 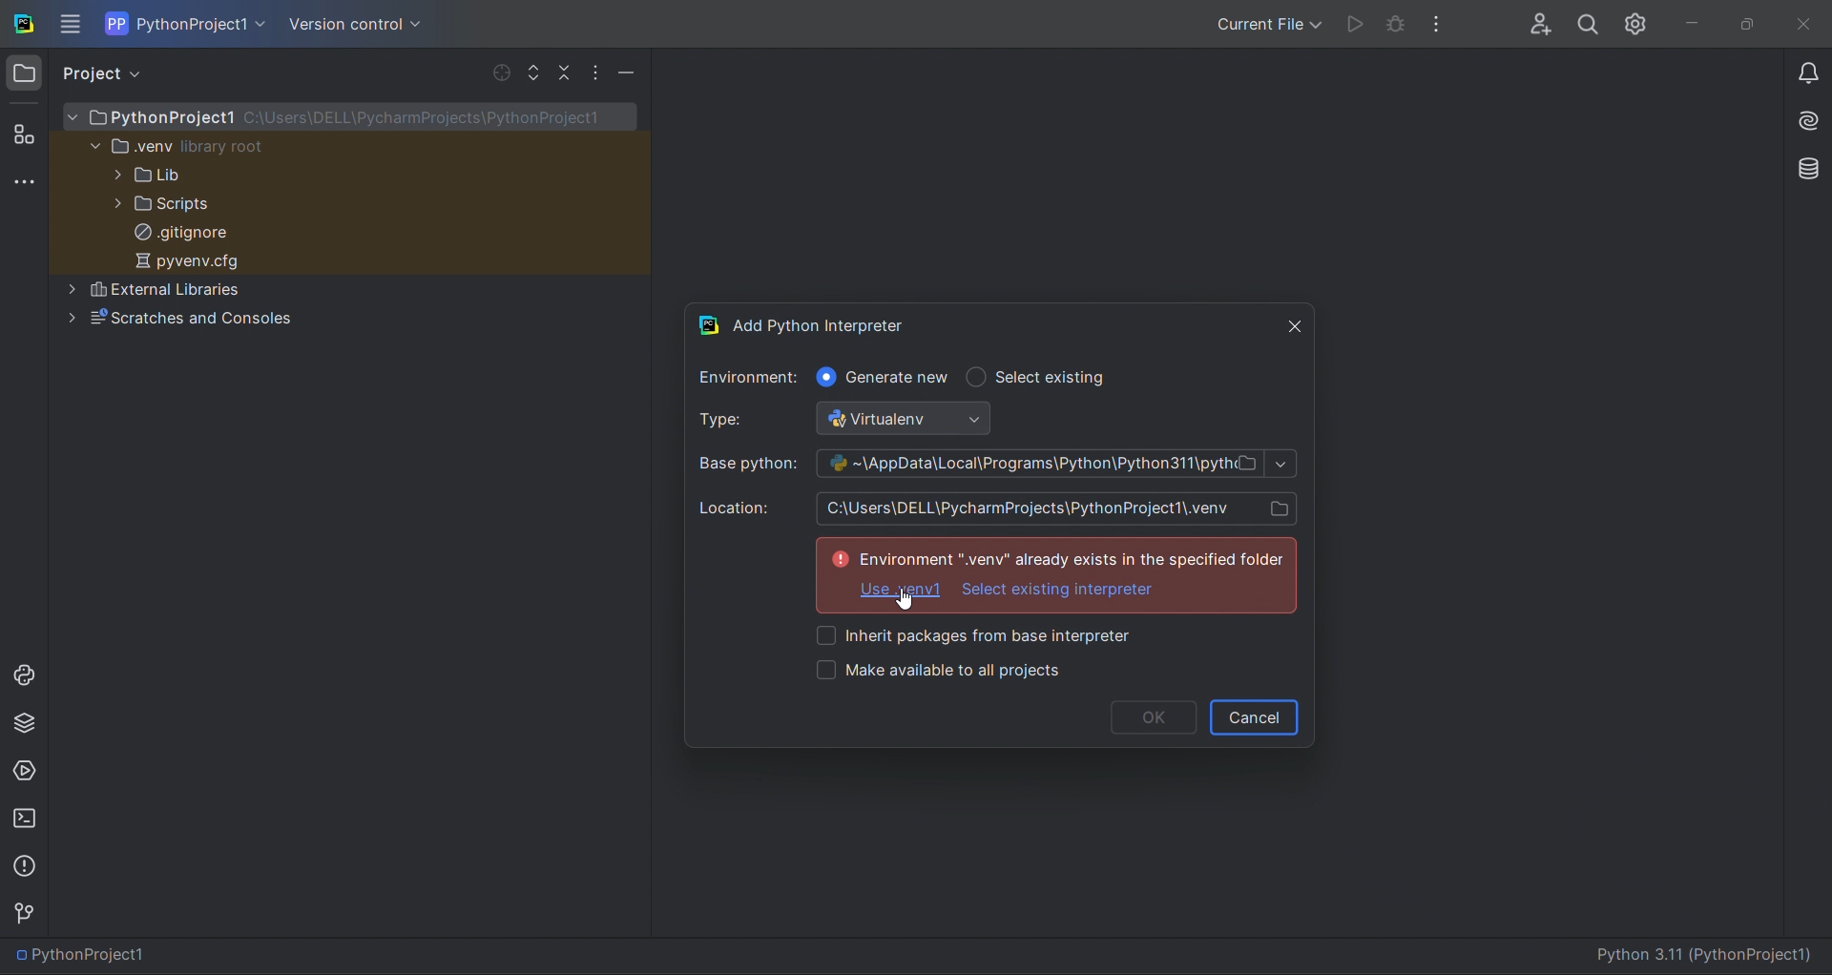 I want to click on services, so click(x=25, y=773).